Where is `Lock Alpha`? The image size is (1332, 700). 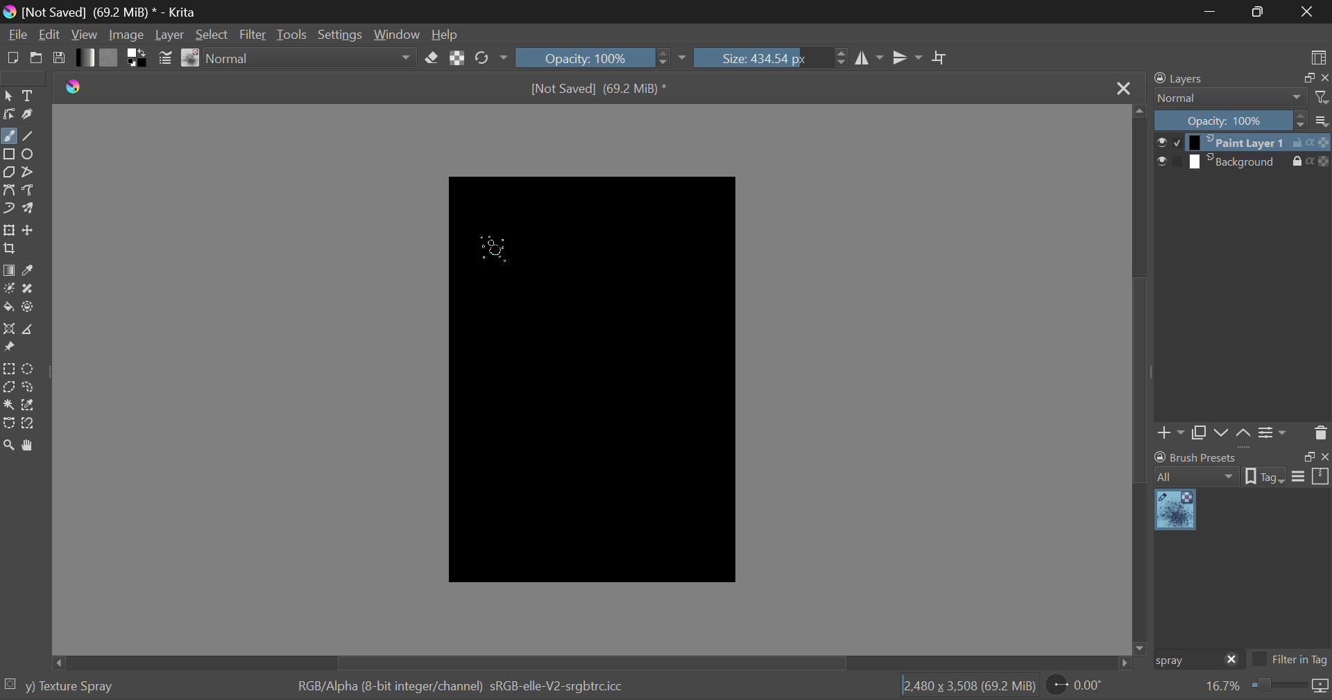 Lock Alpha is located at coordinates (458, 58).